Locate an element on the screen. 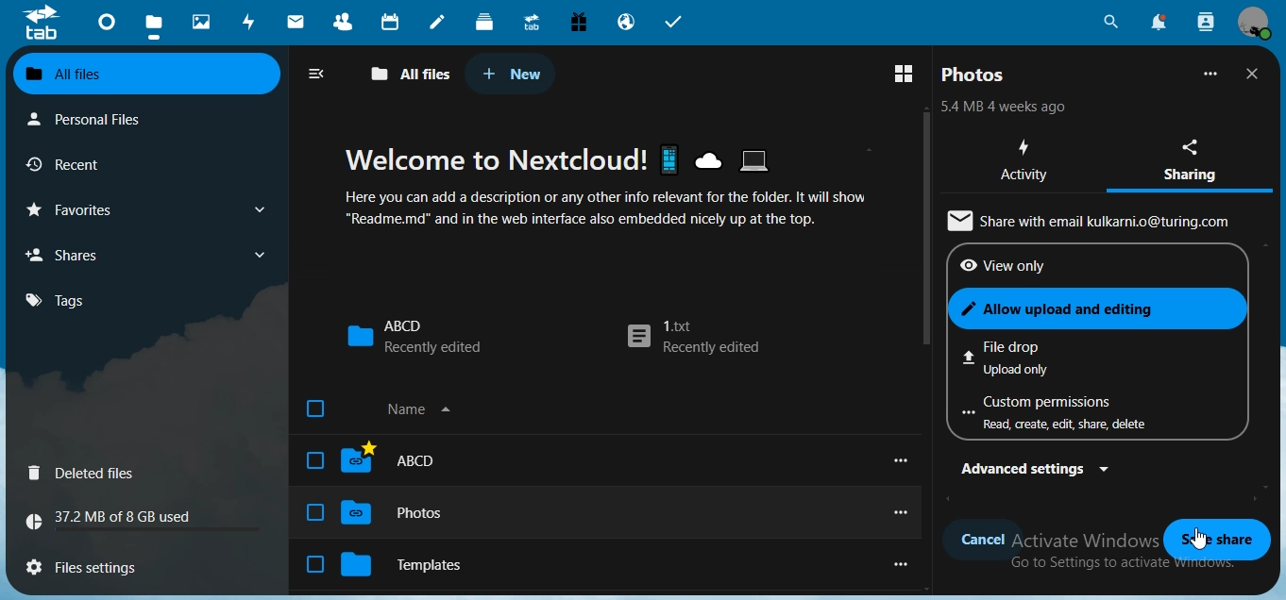 The width and height of the screenshot is (1286, 600). view profile is located at coordinates (1254, 23).